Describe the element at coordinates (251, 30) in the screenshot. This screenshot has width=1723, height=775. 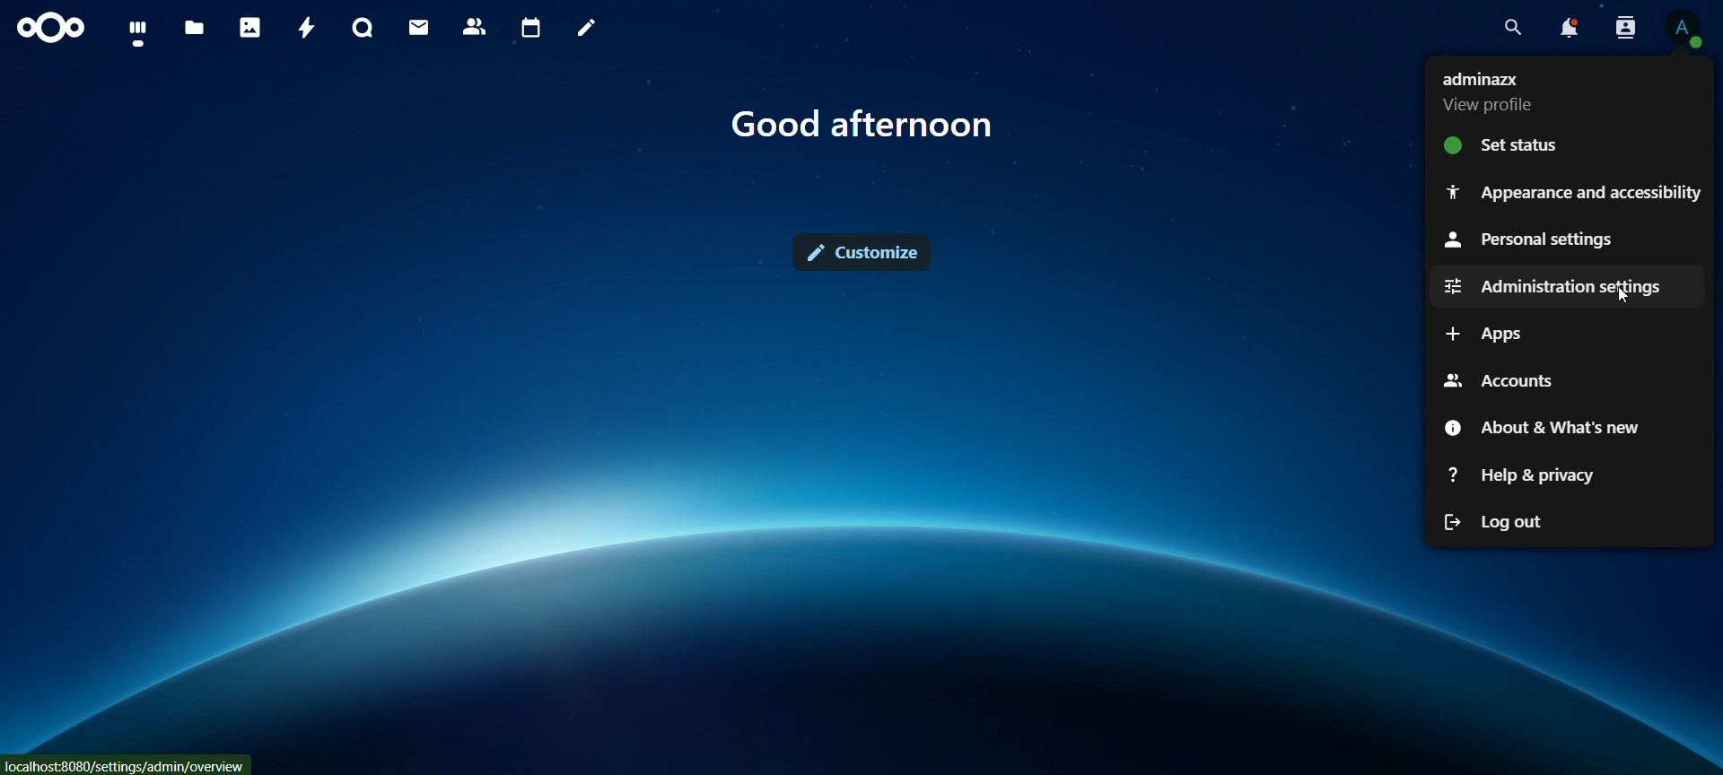
I see `photos` at that location.